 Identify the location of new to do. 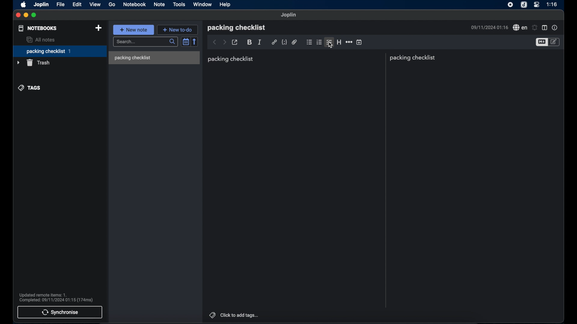
(178, 29).